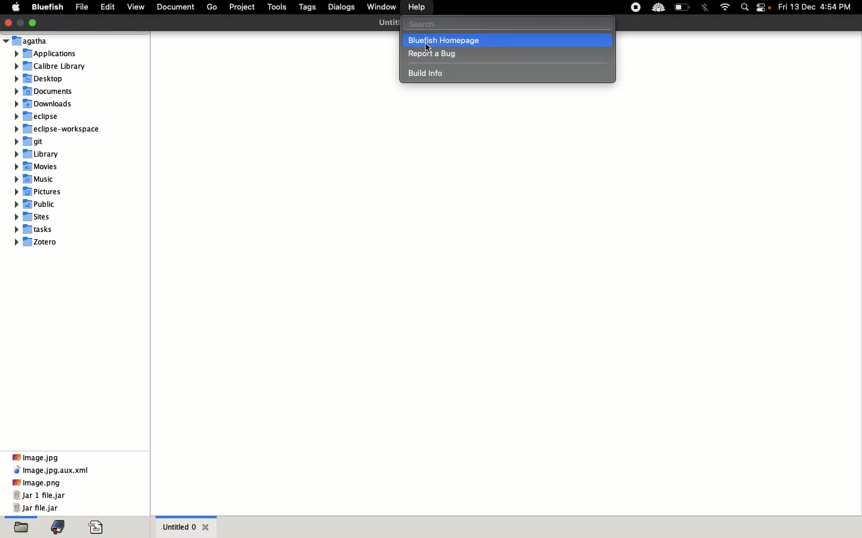  I want to click on Image, so click(34, 457).